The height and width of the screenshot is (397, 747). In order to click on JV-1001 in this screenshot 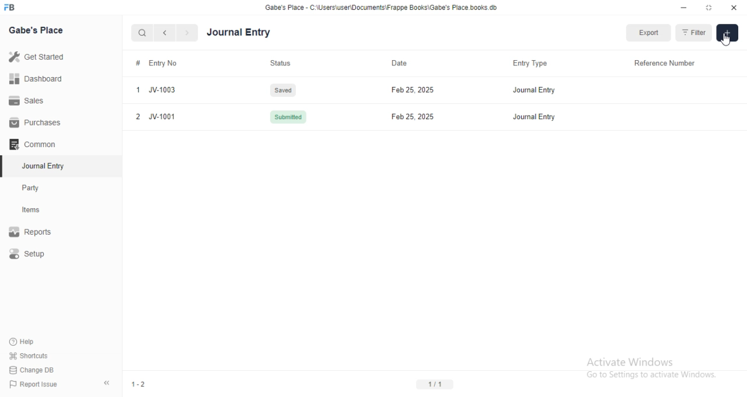, I will do `click(165, 116)`.